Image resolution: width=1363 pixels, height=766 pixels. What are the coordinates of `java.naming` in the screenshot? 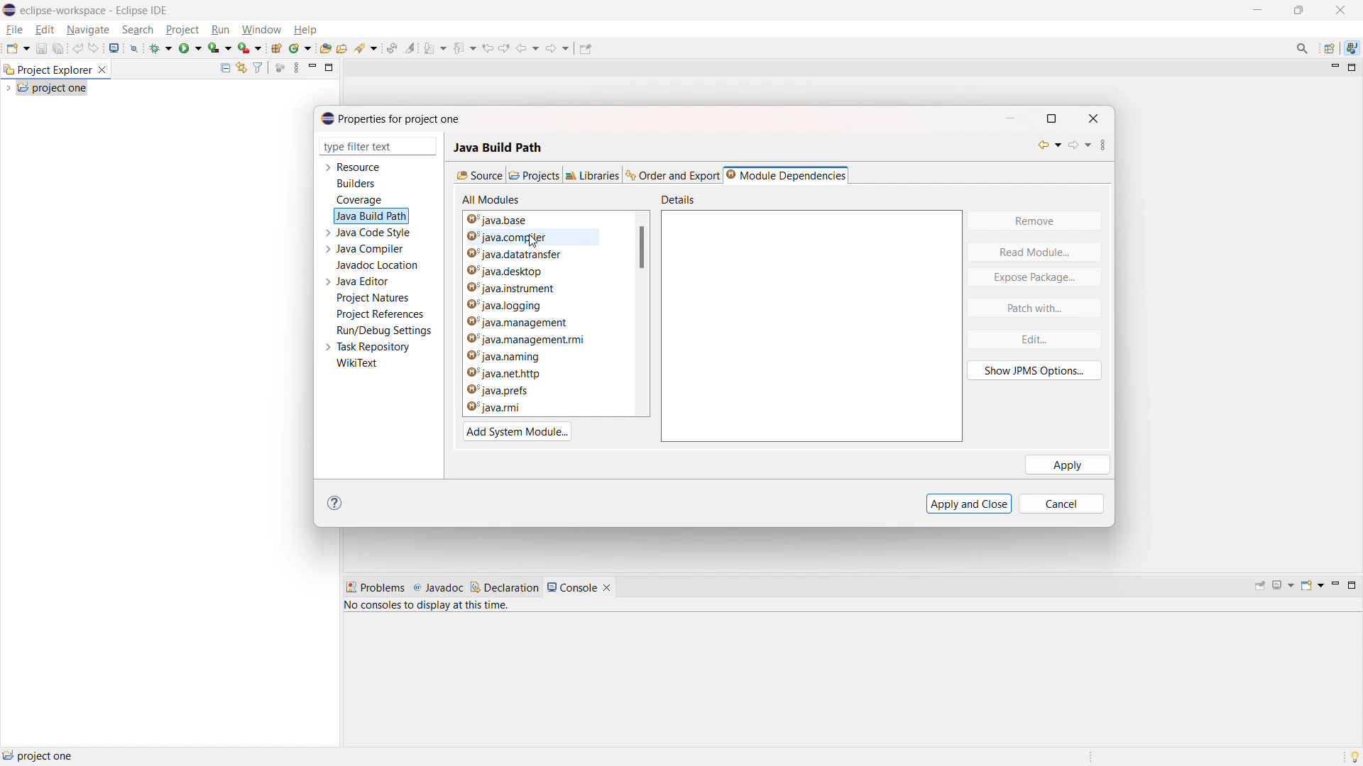 It's located at (530, 356).